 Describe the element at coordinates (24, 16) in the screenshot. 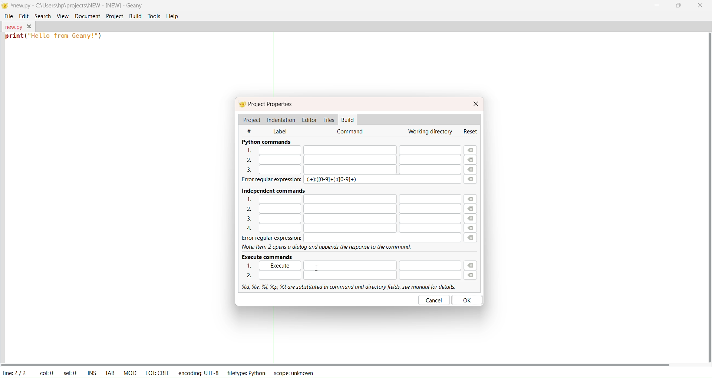

I see `edit` at that location.